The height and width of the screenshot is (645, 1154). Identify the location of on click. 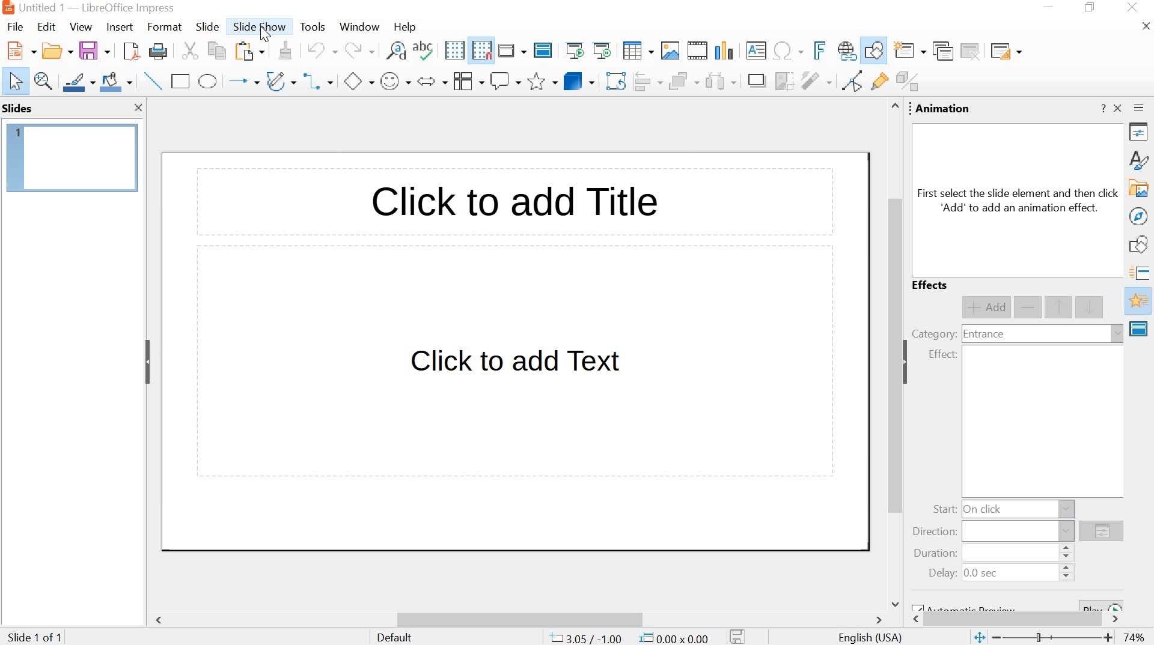
(985, 509).